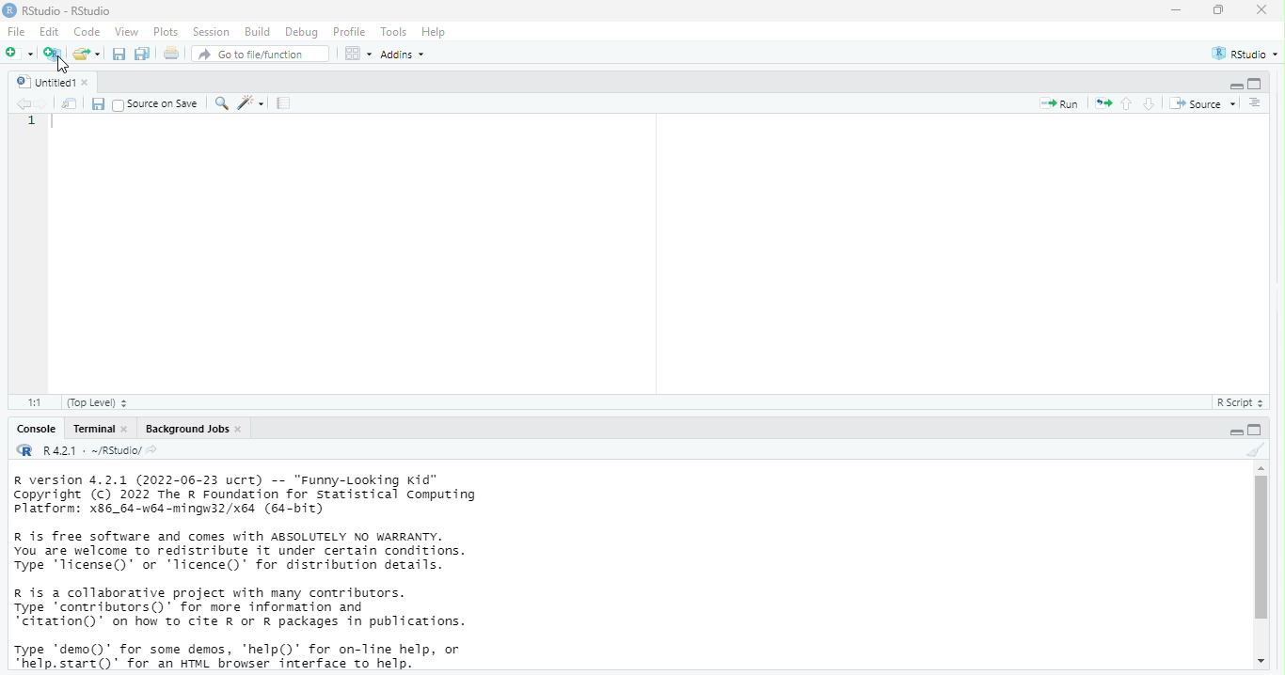  I want to click on save current document, so click(94, 102).